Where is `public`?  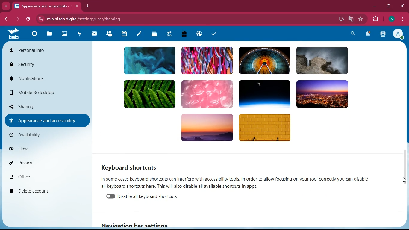 public is located at coordinates (200, 34).